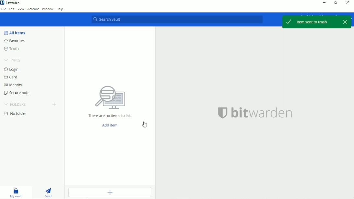  I want to click on Card, so click(11, 77).